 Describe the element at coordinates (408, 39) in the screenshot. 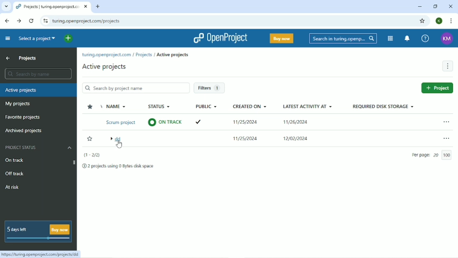

I see `notification` at that location.